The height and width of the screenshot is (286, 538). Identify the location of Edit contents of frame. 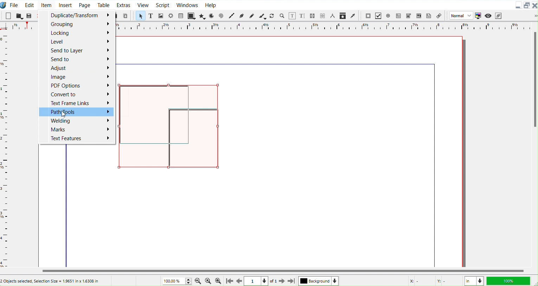
(292, 16).